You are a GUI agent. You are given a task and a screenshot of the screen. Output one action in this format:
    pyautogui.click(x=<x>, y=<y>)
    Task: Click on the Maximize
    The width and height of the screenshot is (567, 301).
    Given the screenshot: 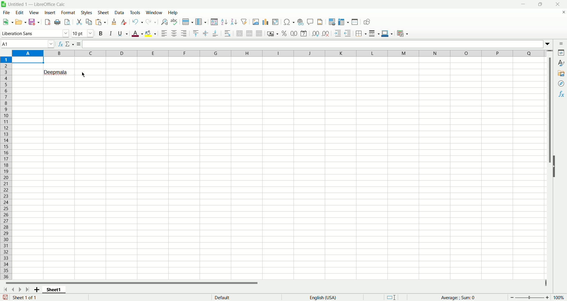 What is the action you would take?
    pyautogui.click(x=542, y=4)
    